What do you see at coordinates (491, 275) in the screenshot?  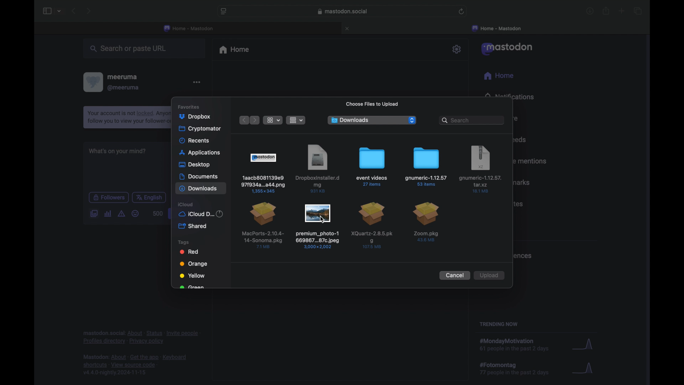 I see `upload` at bounding box center [491, 275].